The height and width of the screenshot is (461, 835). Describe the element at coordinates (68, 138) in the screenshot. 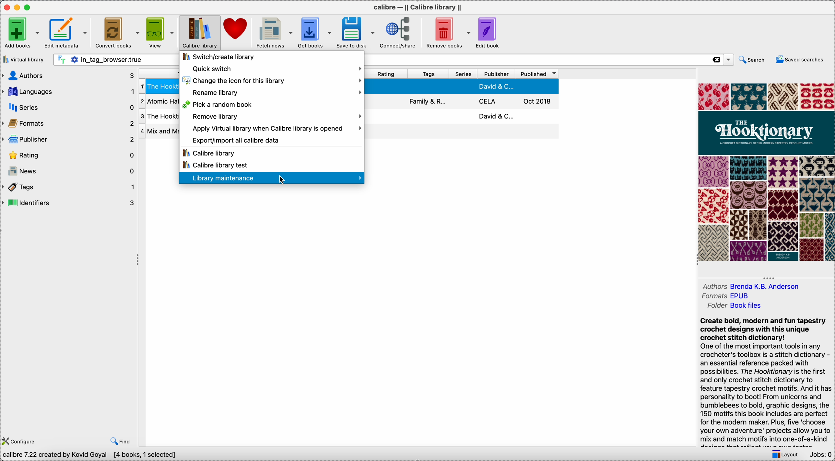

I see `publisher` at that location.